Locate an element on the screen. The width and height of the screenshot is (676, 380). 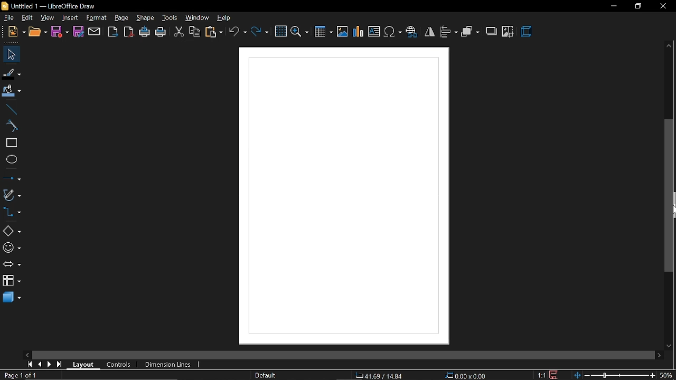
flip is located at coordinates (430, 32).